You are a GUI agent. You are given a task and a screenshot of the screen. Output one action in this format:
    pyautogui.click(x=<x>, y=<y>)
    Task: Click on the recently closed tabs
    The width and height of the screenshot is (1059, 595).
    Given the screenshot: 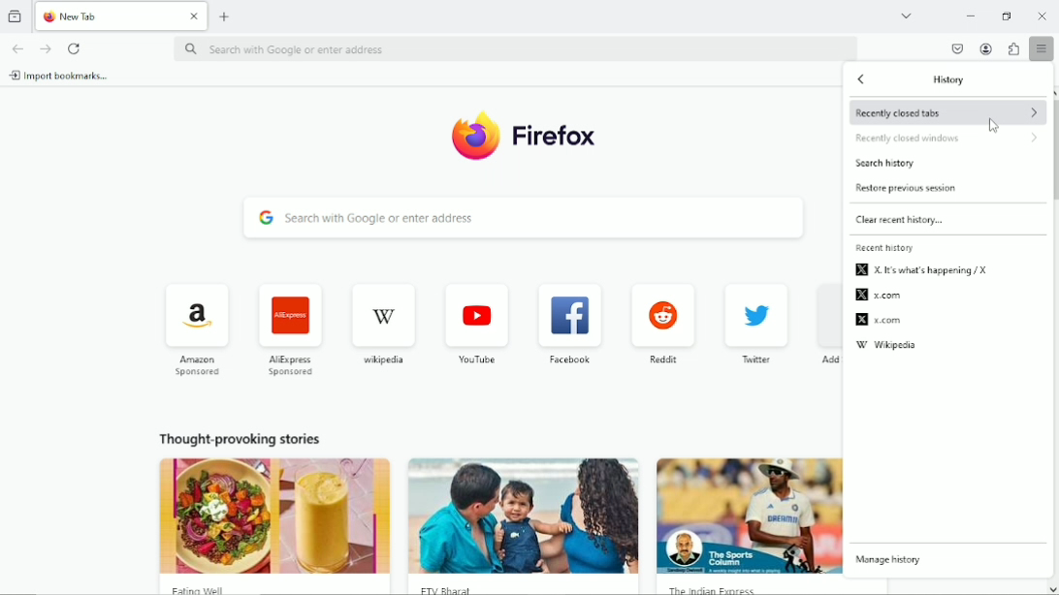 What is the action you would take?
    pyautogui.click(x=948, y=112)
    